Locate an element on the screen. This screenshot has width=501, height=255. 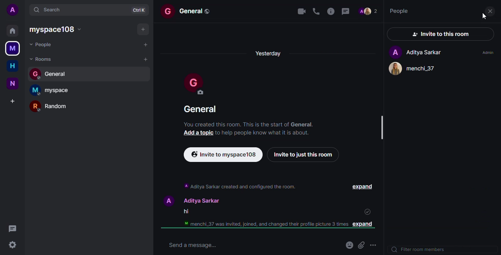
rooms is located at coordinates (45, 59).